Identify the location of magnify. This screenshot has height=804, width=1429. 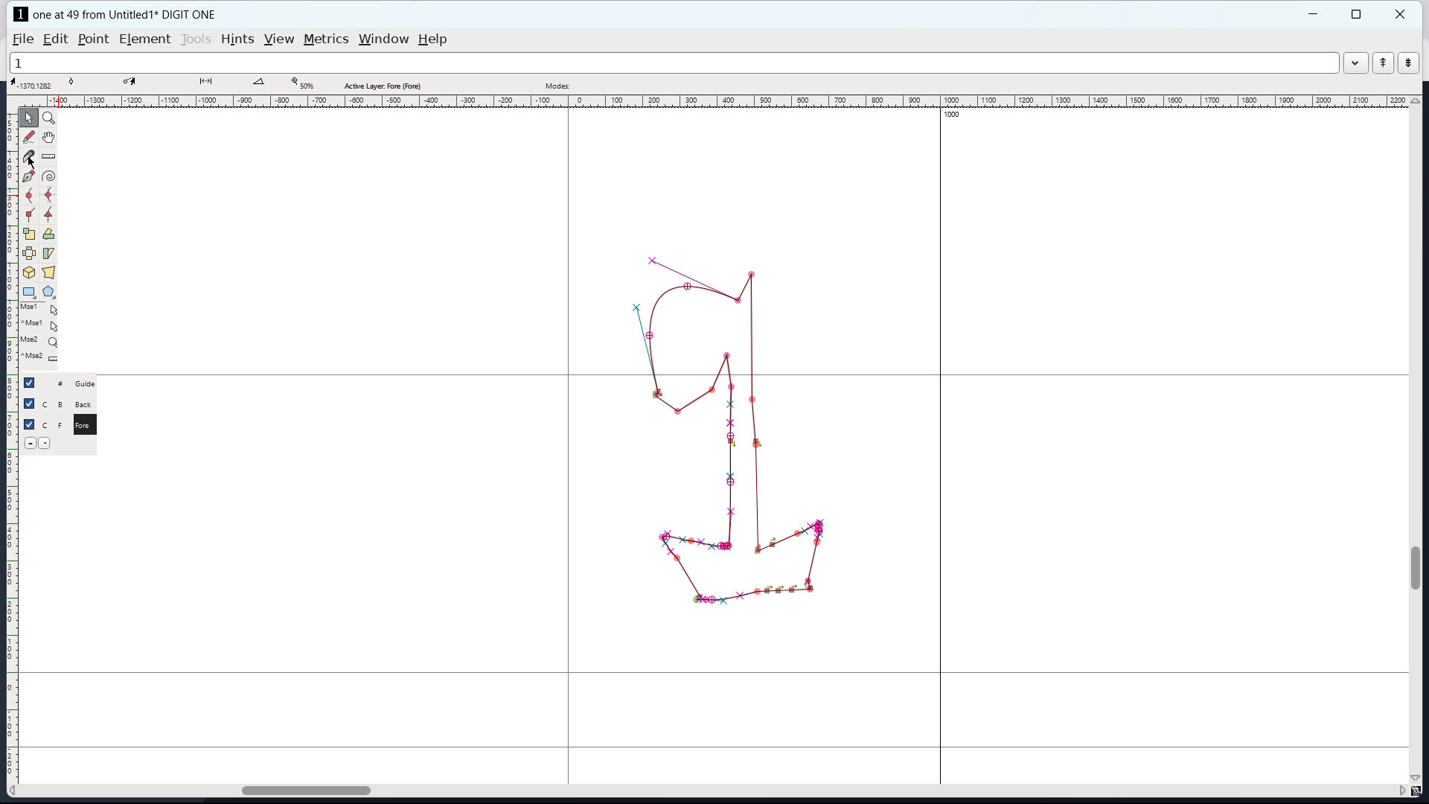
(49, 118).